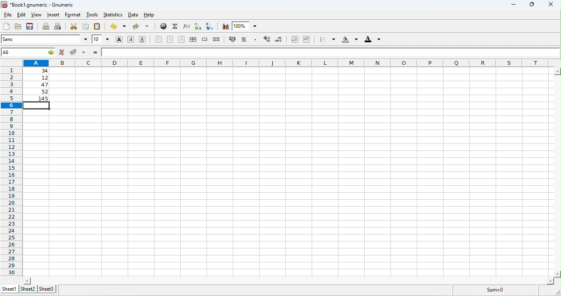 The height and width of the screenshot is (296, 561). Describe the element at coordinates (37, 98) in the screenshot. I see `sum of column of numbers.` at that location.